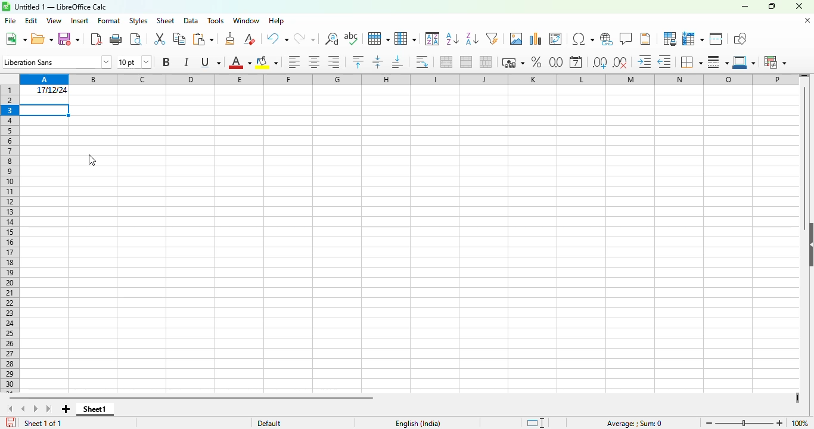  I want to click on center vertically, so click(377, 62).